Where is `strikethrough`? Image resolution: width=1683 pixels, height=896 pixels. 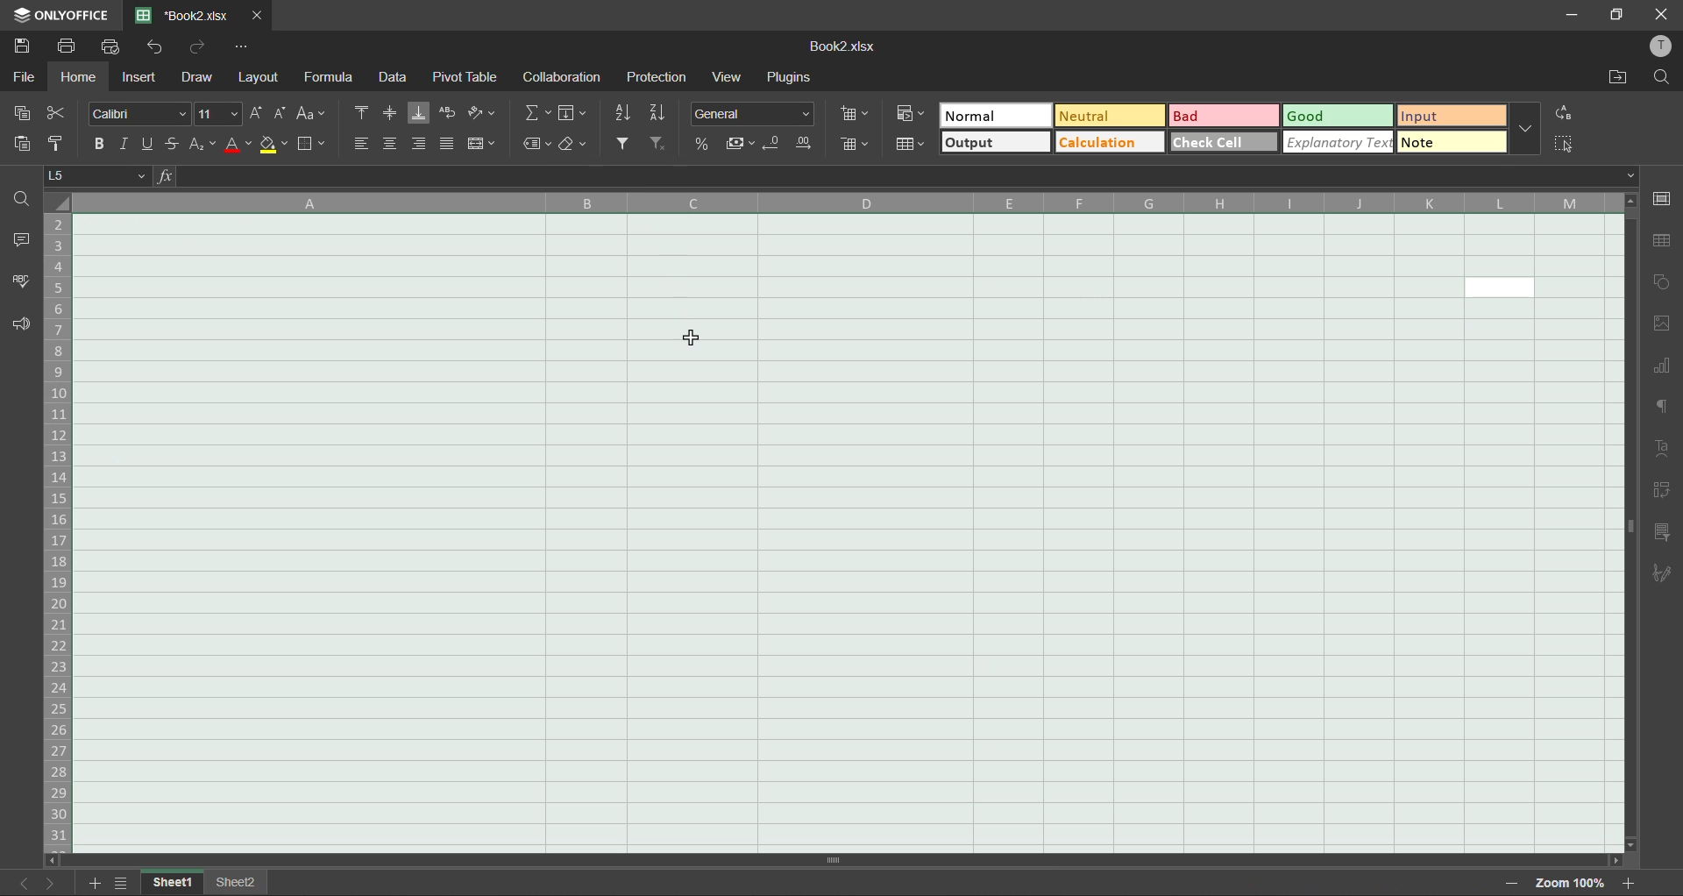 strikethrough is located at coordinates (178, 144).